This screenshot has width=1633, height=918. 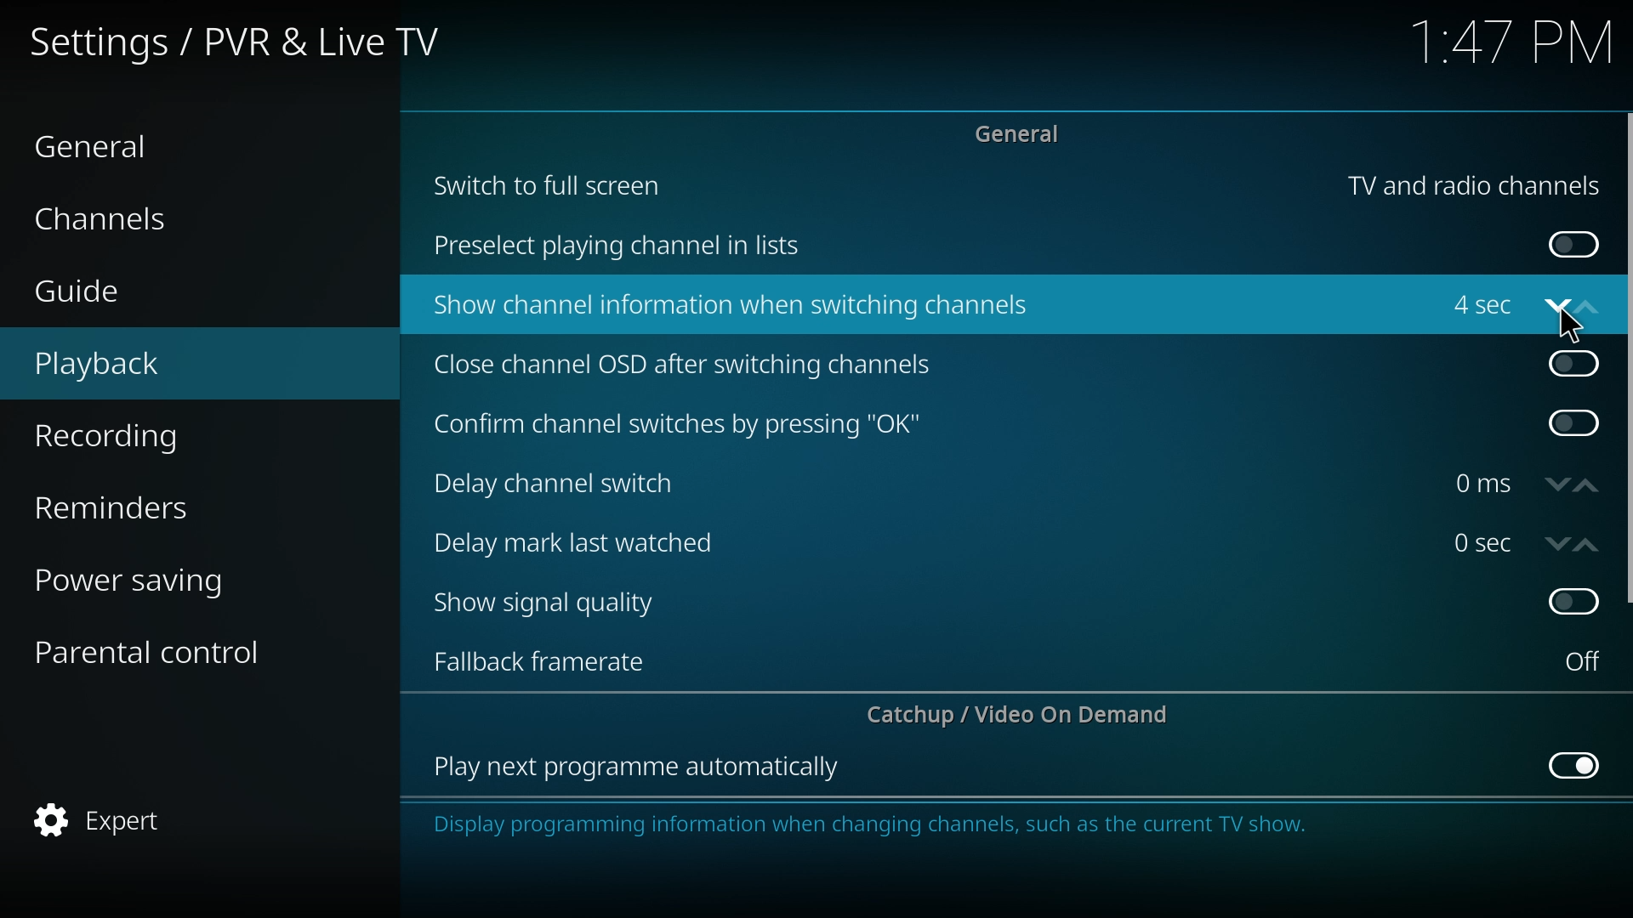 I want to click on general, so click(x=120, y=144).